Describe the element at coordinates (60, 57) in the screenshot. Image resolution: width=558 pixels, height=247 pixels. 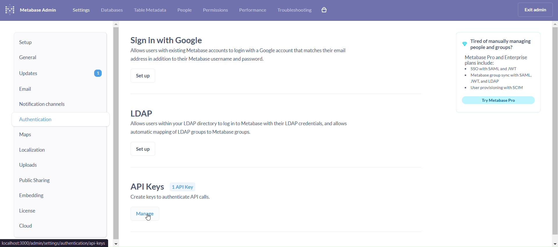
I see `general` at that location.